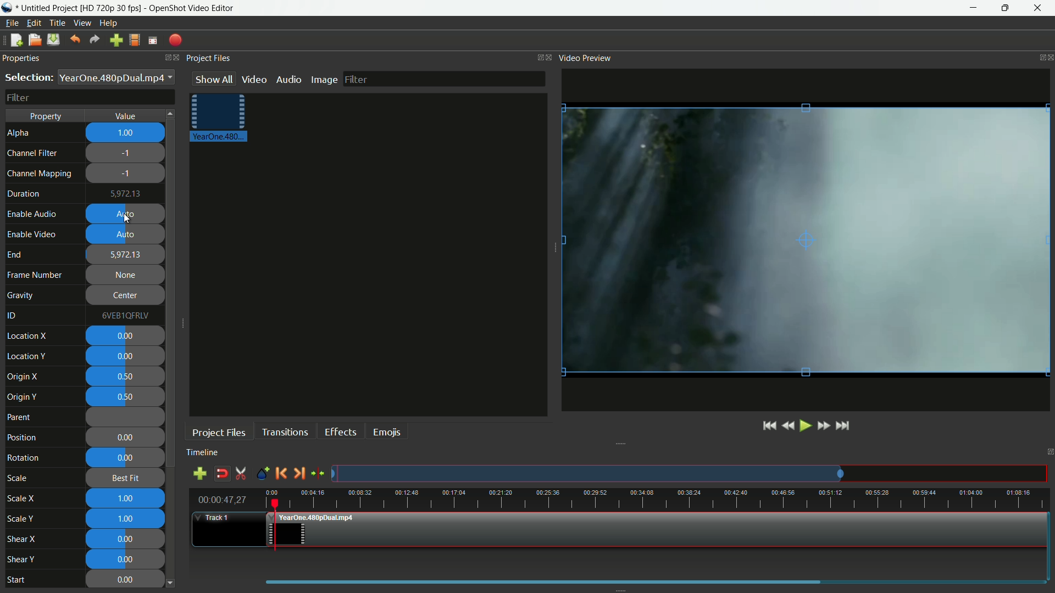 This screenshot has height=593, width=1055. Describe the element at coordinates (218, 119) in the screenshot. I see `project file` at that location.